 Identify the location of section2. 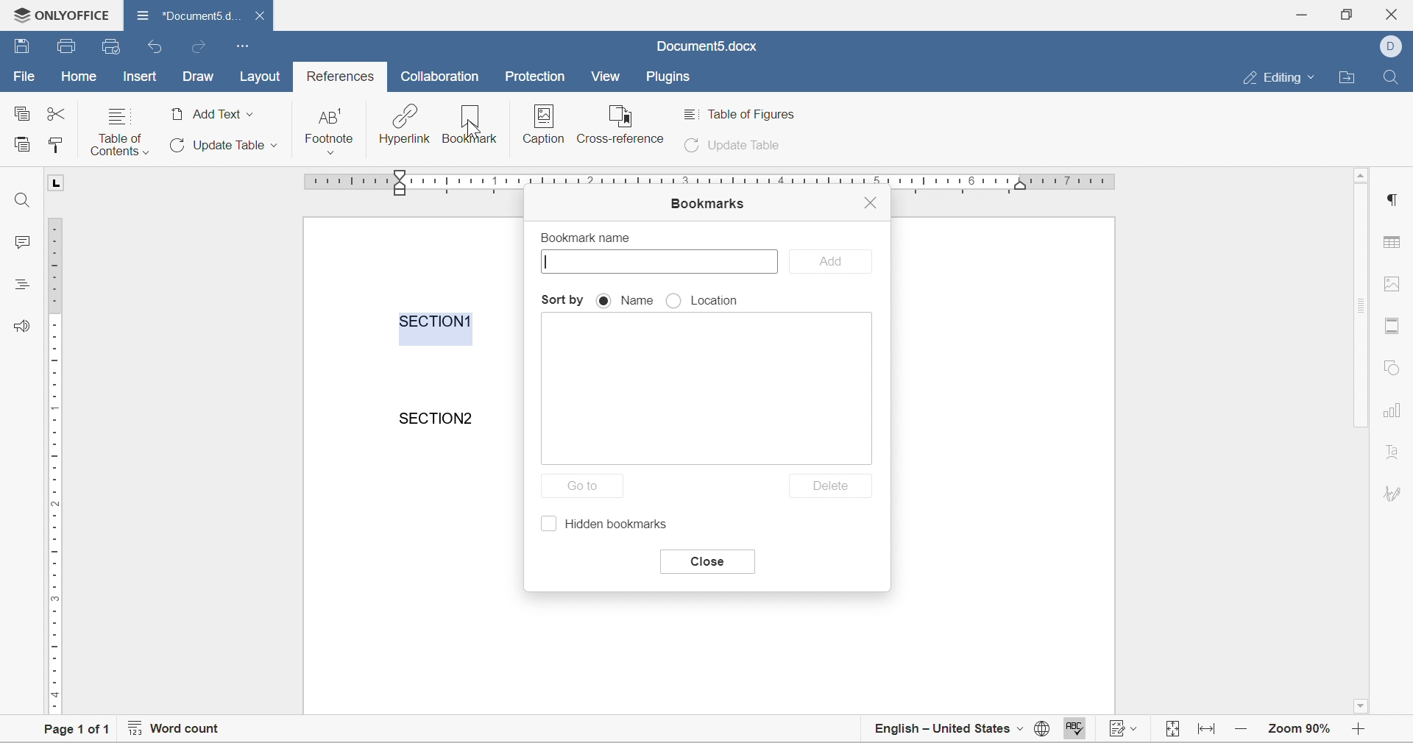
(439, 418).